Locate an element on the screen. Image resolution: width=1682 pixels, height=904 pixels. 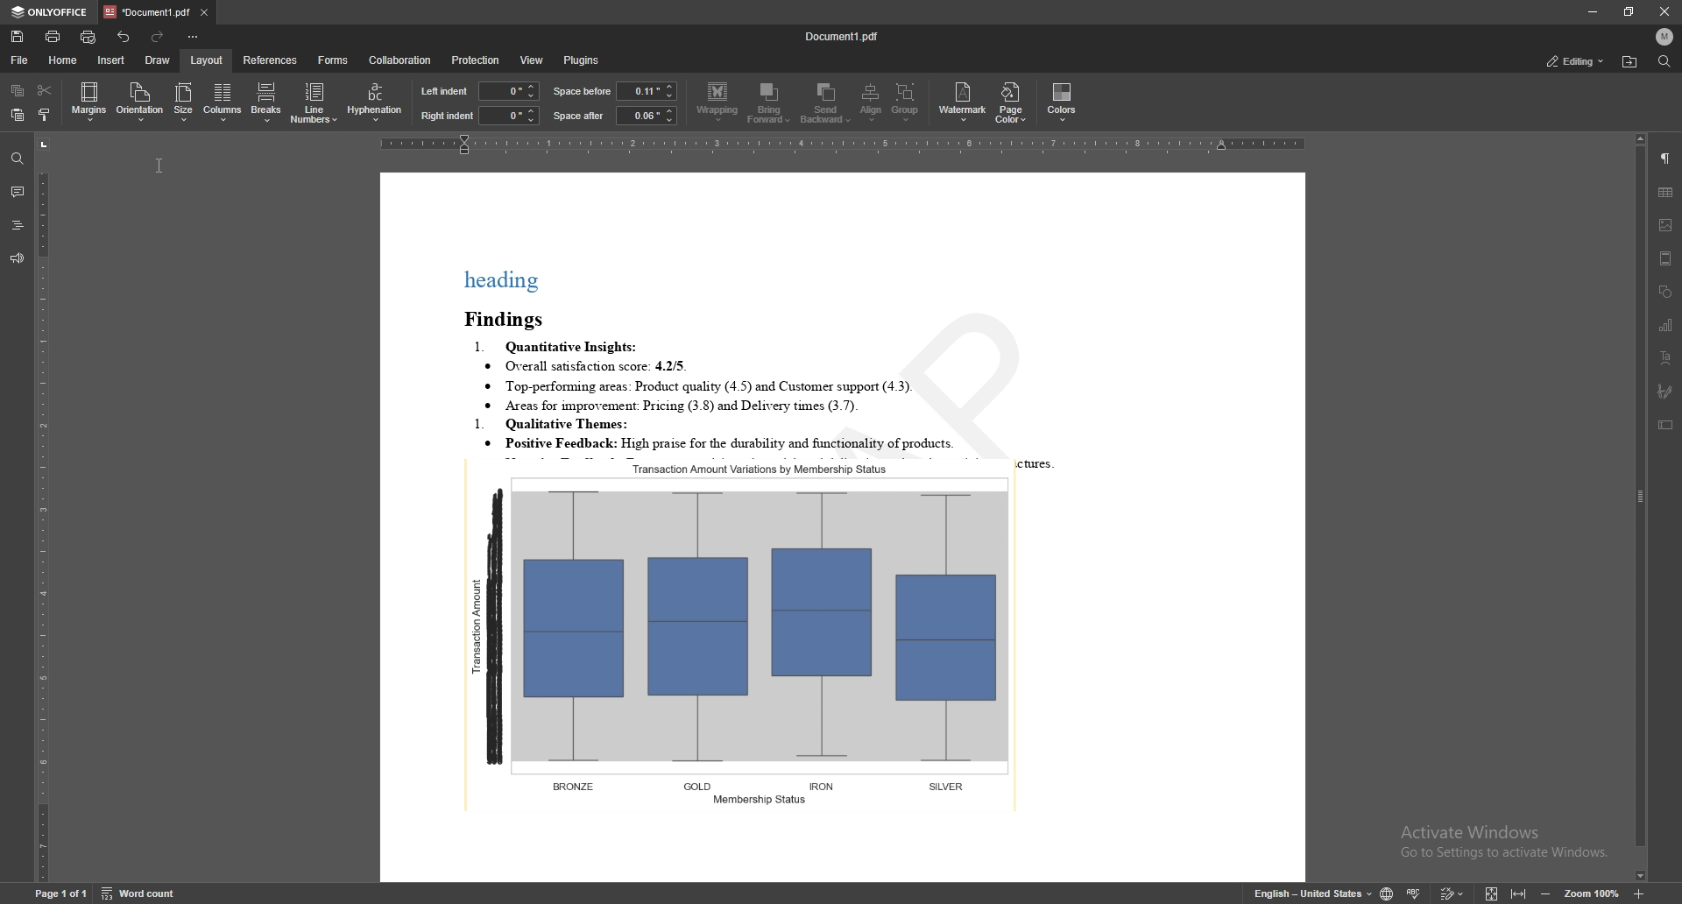
columns is located at coordinates (221, 102).